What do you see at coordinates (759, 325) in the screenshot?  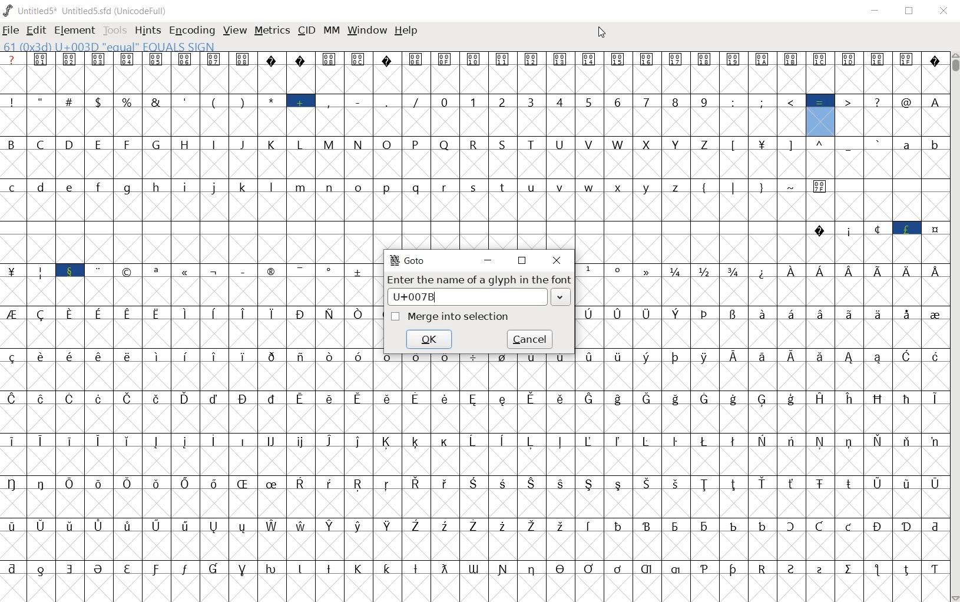 I see `glyph characters` at bounding box center [759, 325].